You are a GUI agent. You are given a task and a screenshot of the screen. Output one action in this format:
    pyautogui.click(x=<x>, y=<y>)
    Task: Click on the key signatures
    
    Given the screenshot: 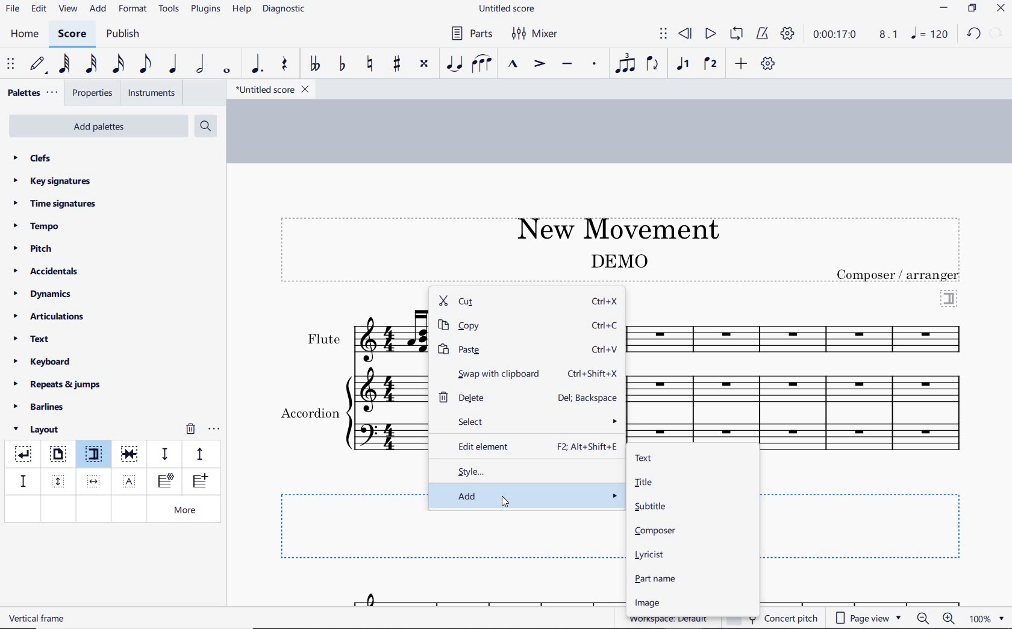 What is the action you would take?
    pyautogui.click(x=51, y=181)
    